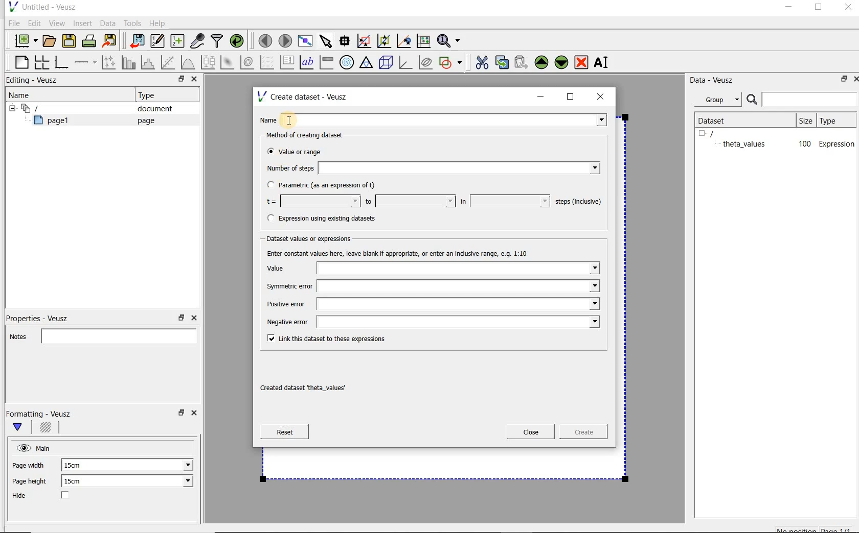  Describe the element at coordinates (432, 287) in the screenshot. I see `Symmetric error` at that location.